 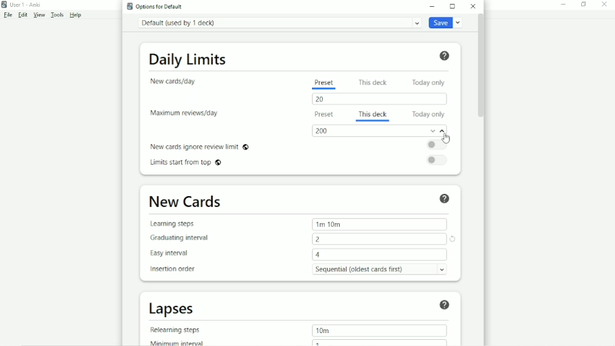 I want to click on Minimum interval, so click(x=180, y=342).